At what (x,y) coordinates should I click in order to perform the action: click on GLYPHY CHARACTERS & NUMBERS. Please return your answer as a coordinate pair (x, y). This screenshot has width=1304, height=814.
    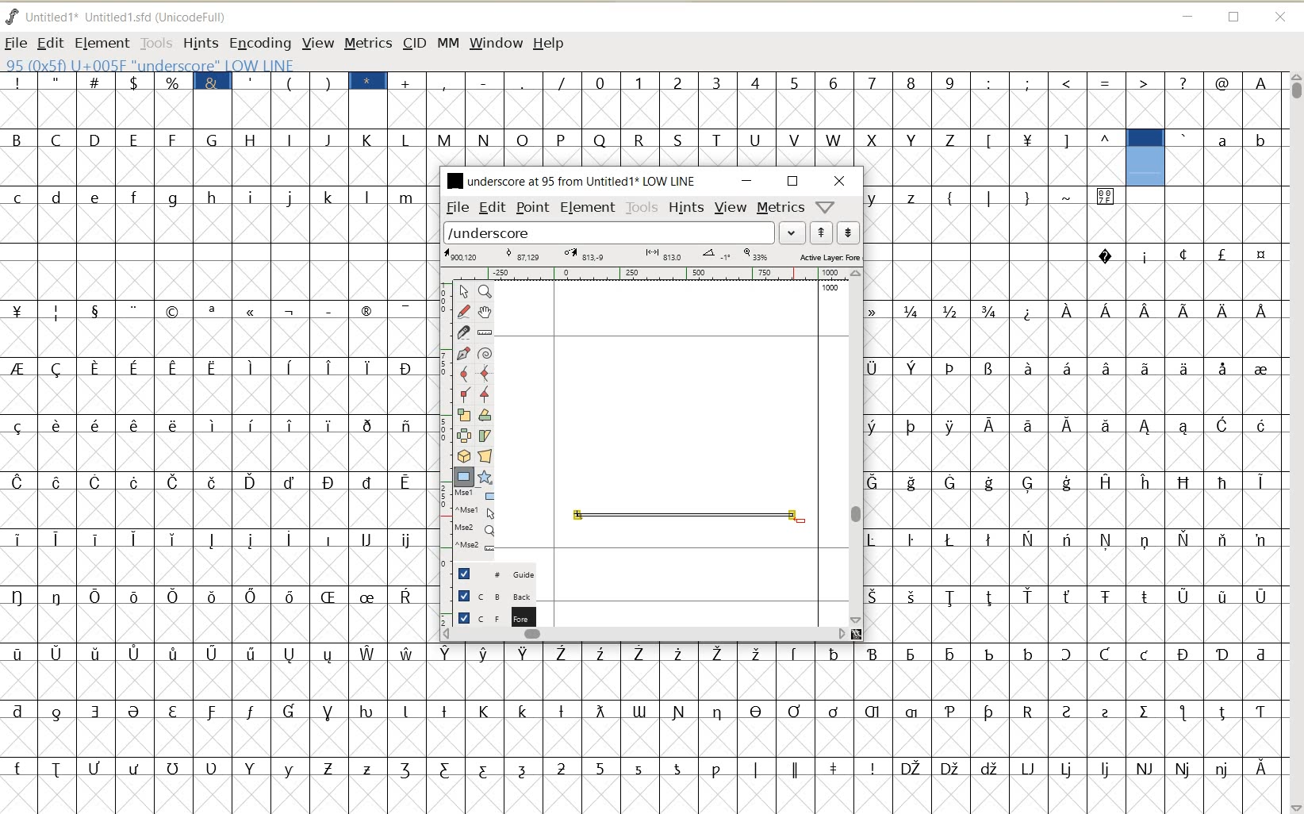
    Looking at the image, I should click on (645, 720).